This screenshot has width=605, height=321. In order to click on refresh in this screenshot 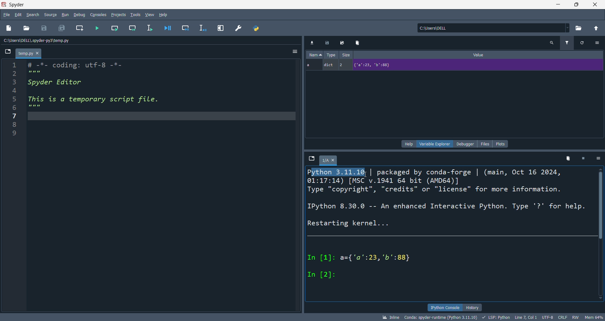, I will do `click(585, 43)`.